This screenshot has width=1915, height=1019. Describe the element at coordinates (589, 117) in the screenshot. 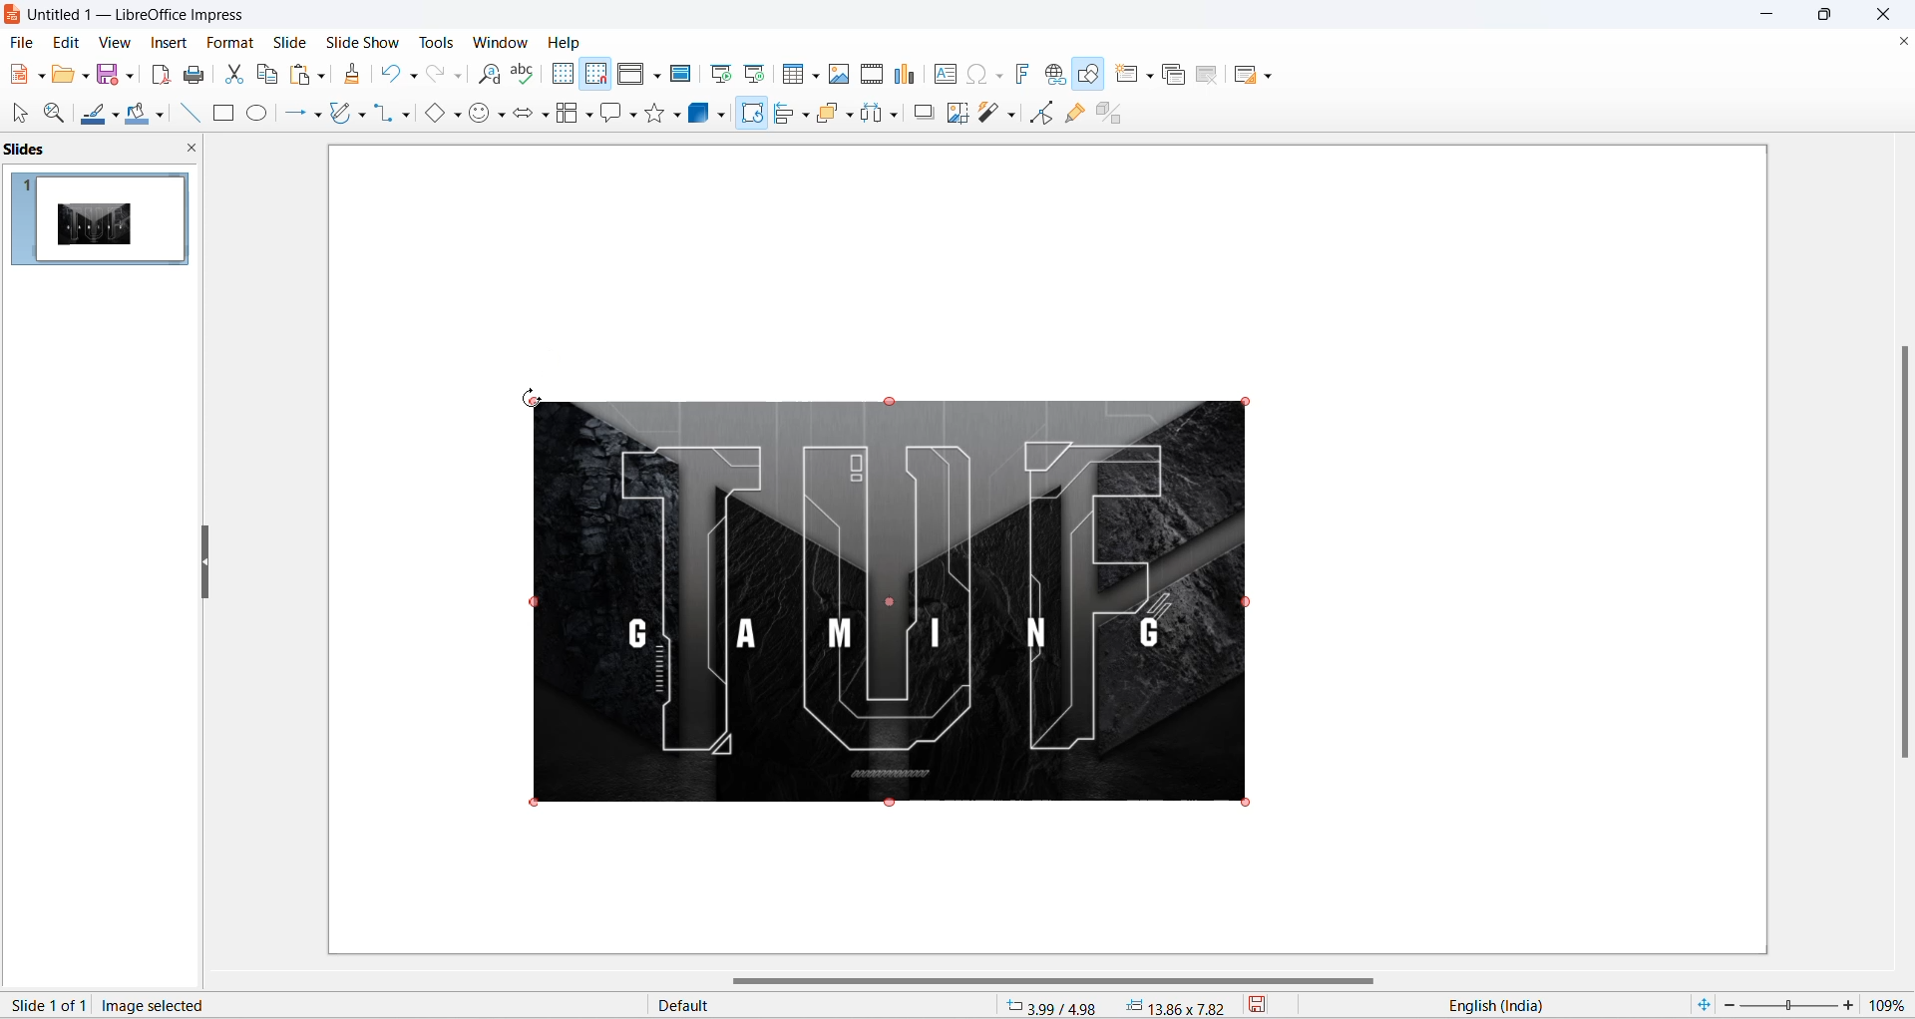

I see `flow chart options` at that location.